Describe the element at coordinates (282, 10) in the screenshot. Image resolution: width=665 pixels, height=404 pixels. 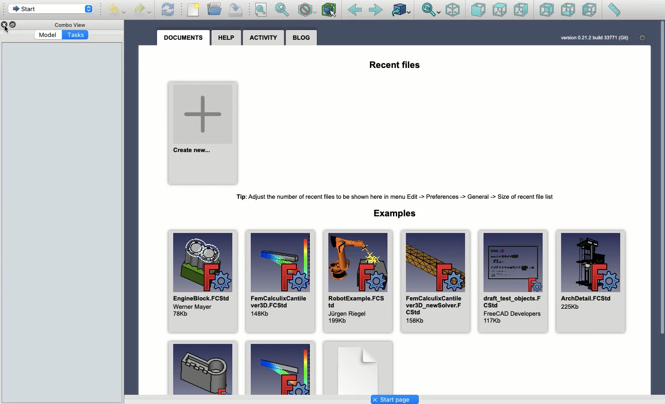
I see `Fit selection` at that location.